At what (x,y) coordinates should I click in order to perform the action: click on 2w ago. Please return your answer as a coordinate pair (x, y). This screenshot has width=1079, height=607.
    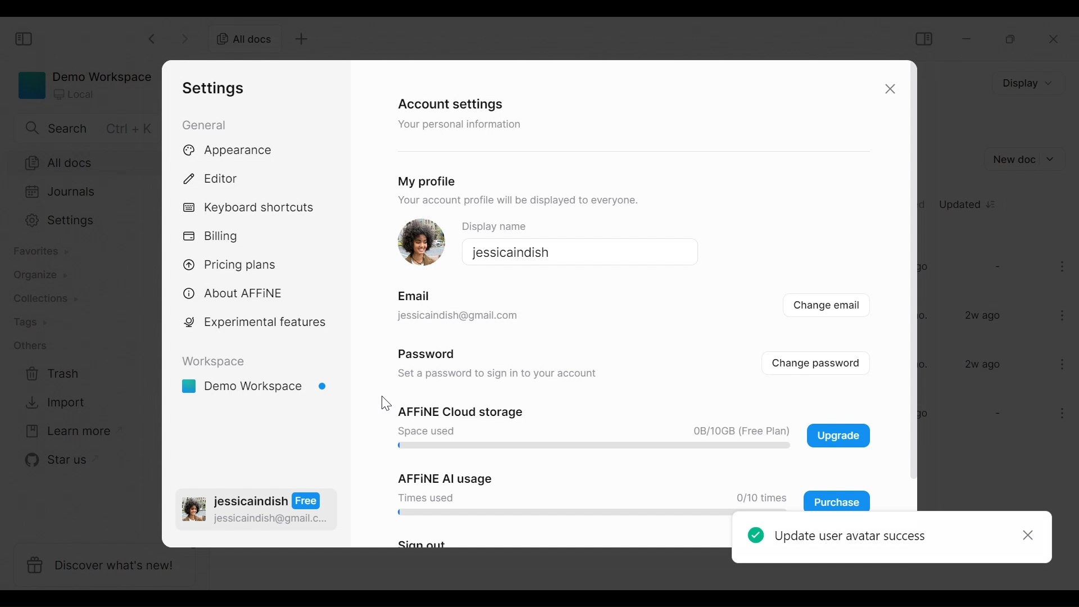
    Looking at the image, I should click on (983, 364).